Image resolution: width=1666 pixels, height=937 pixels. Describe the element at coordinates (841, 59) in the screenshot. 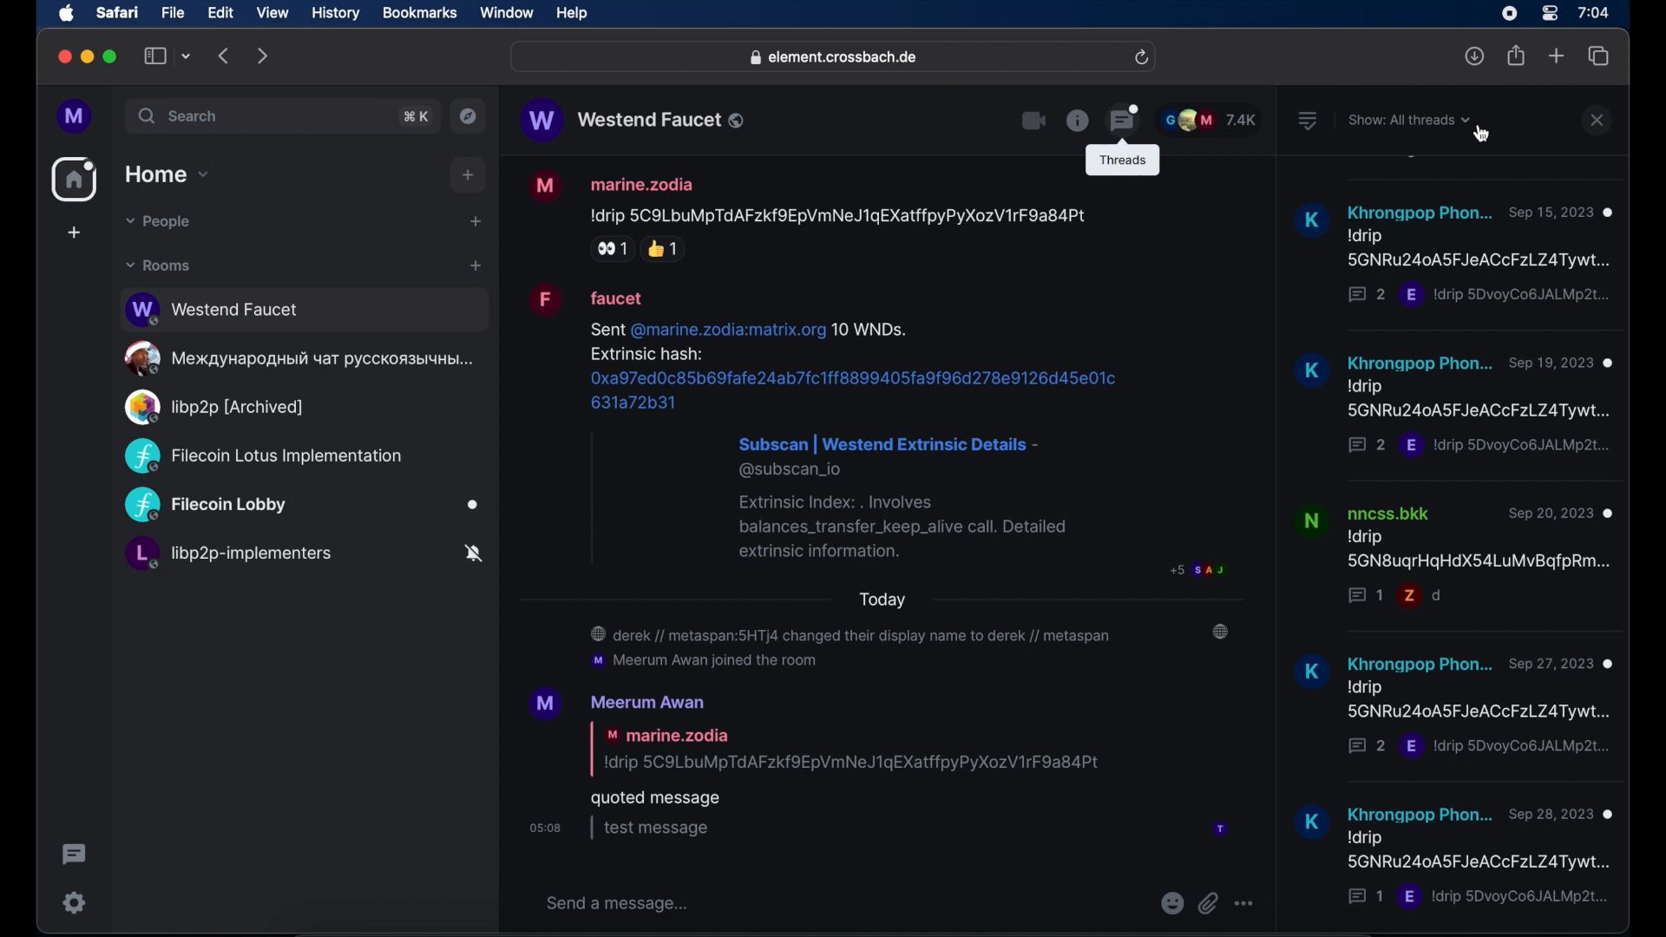

I see `element.crossbach.de` at that location.